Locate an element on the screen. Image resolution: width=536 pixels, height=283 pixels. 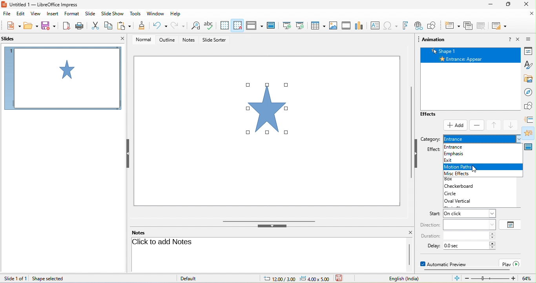
special character is located at coordinates (390, 25).